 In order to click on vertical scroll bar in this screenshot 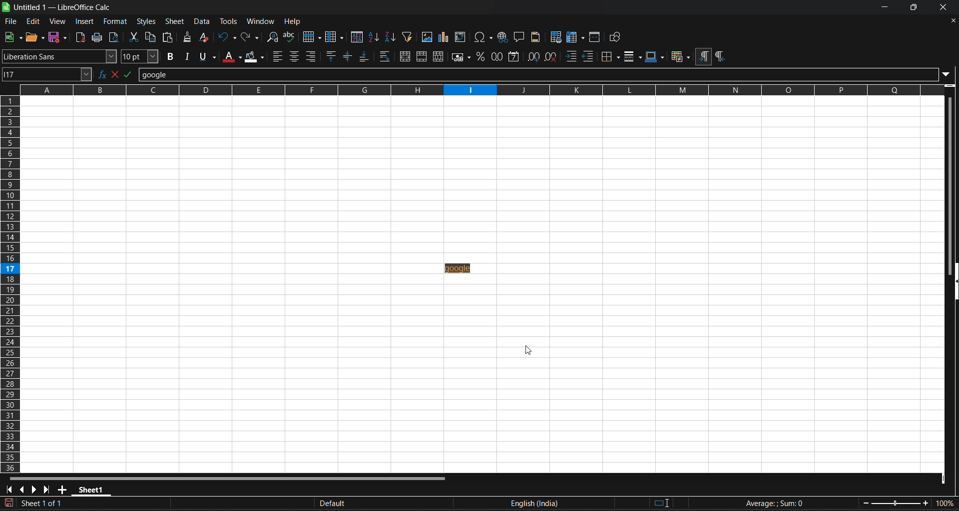, I will do `click(953, 176)`.